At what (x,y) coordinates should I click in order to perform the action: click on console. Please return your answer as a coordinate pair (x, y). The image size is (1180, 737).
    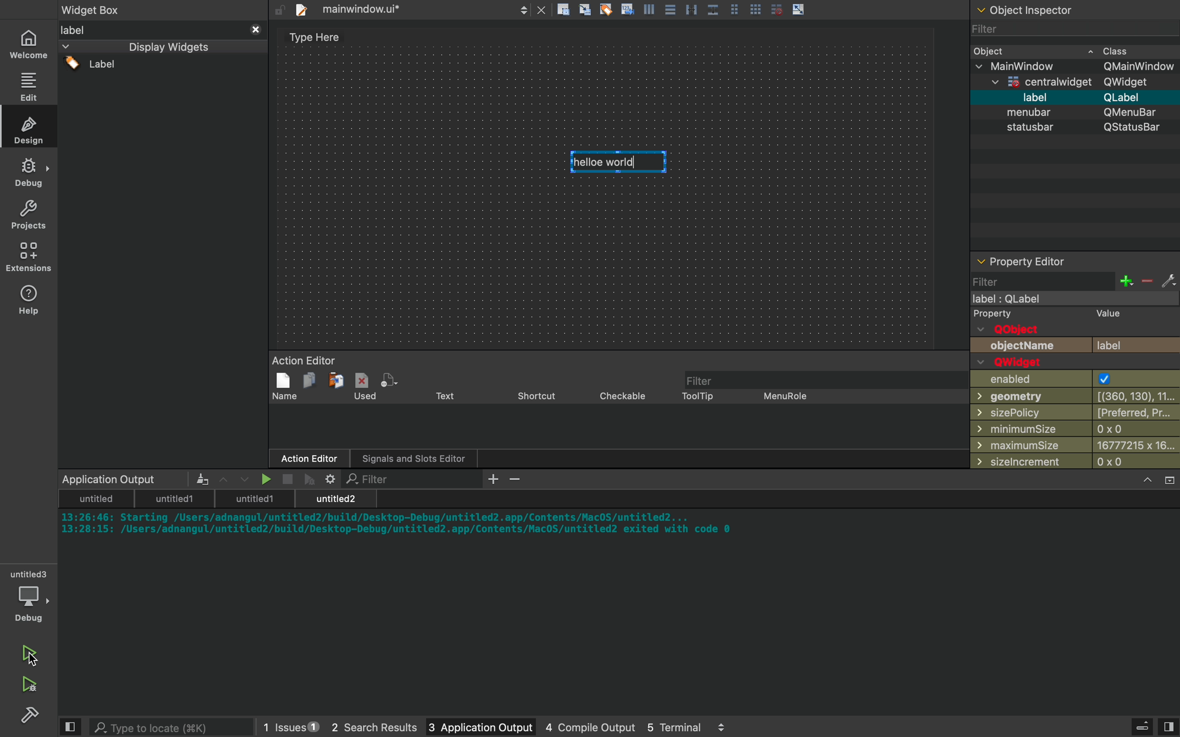
    Looking at the image, I should click on (621, 594).